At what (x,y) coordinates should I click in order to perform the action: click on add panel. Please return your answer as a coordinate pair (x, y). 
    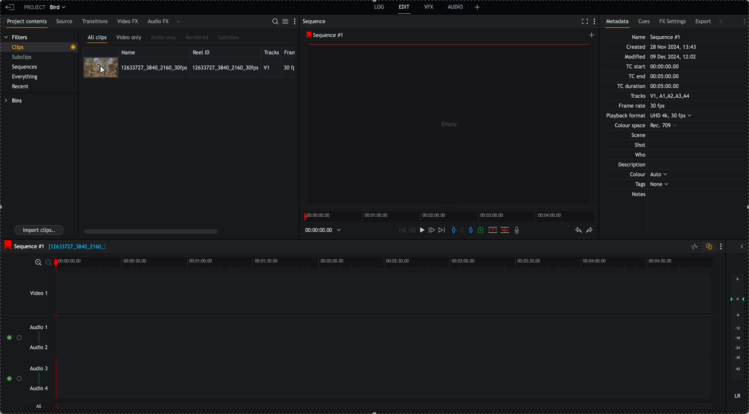
    Looking at the image, I should click on (178, 22).